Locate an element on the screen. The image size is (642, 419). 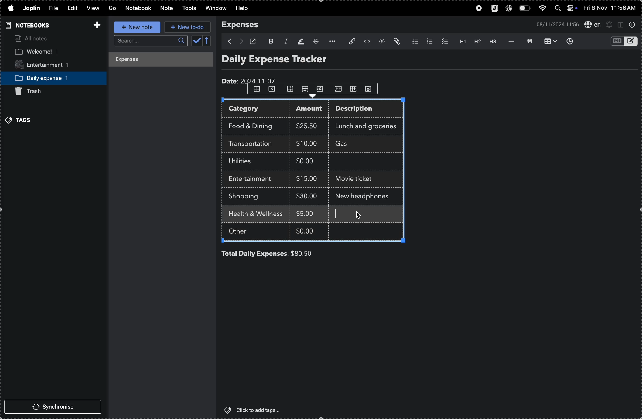
$25.00 is located at coordinates (308, 126).